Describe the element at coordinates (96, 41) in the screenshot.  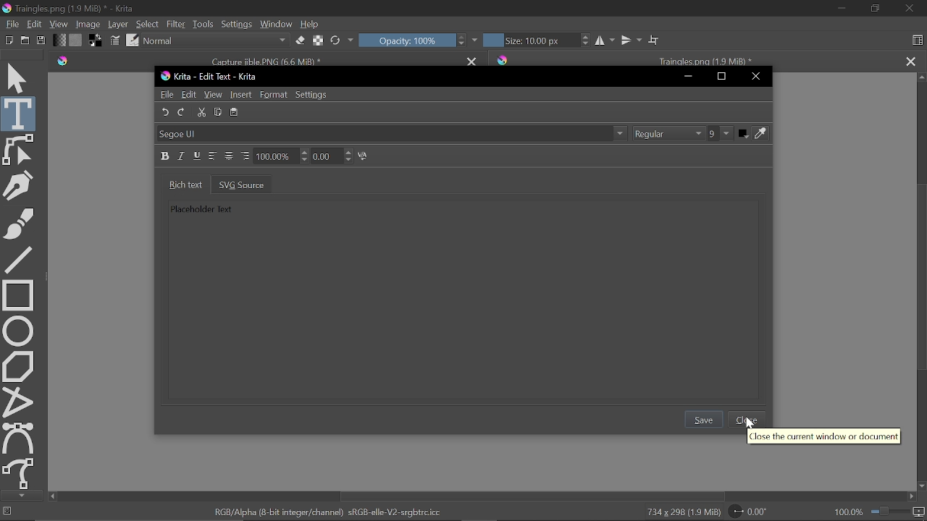
I see `Foreground color` at that location.